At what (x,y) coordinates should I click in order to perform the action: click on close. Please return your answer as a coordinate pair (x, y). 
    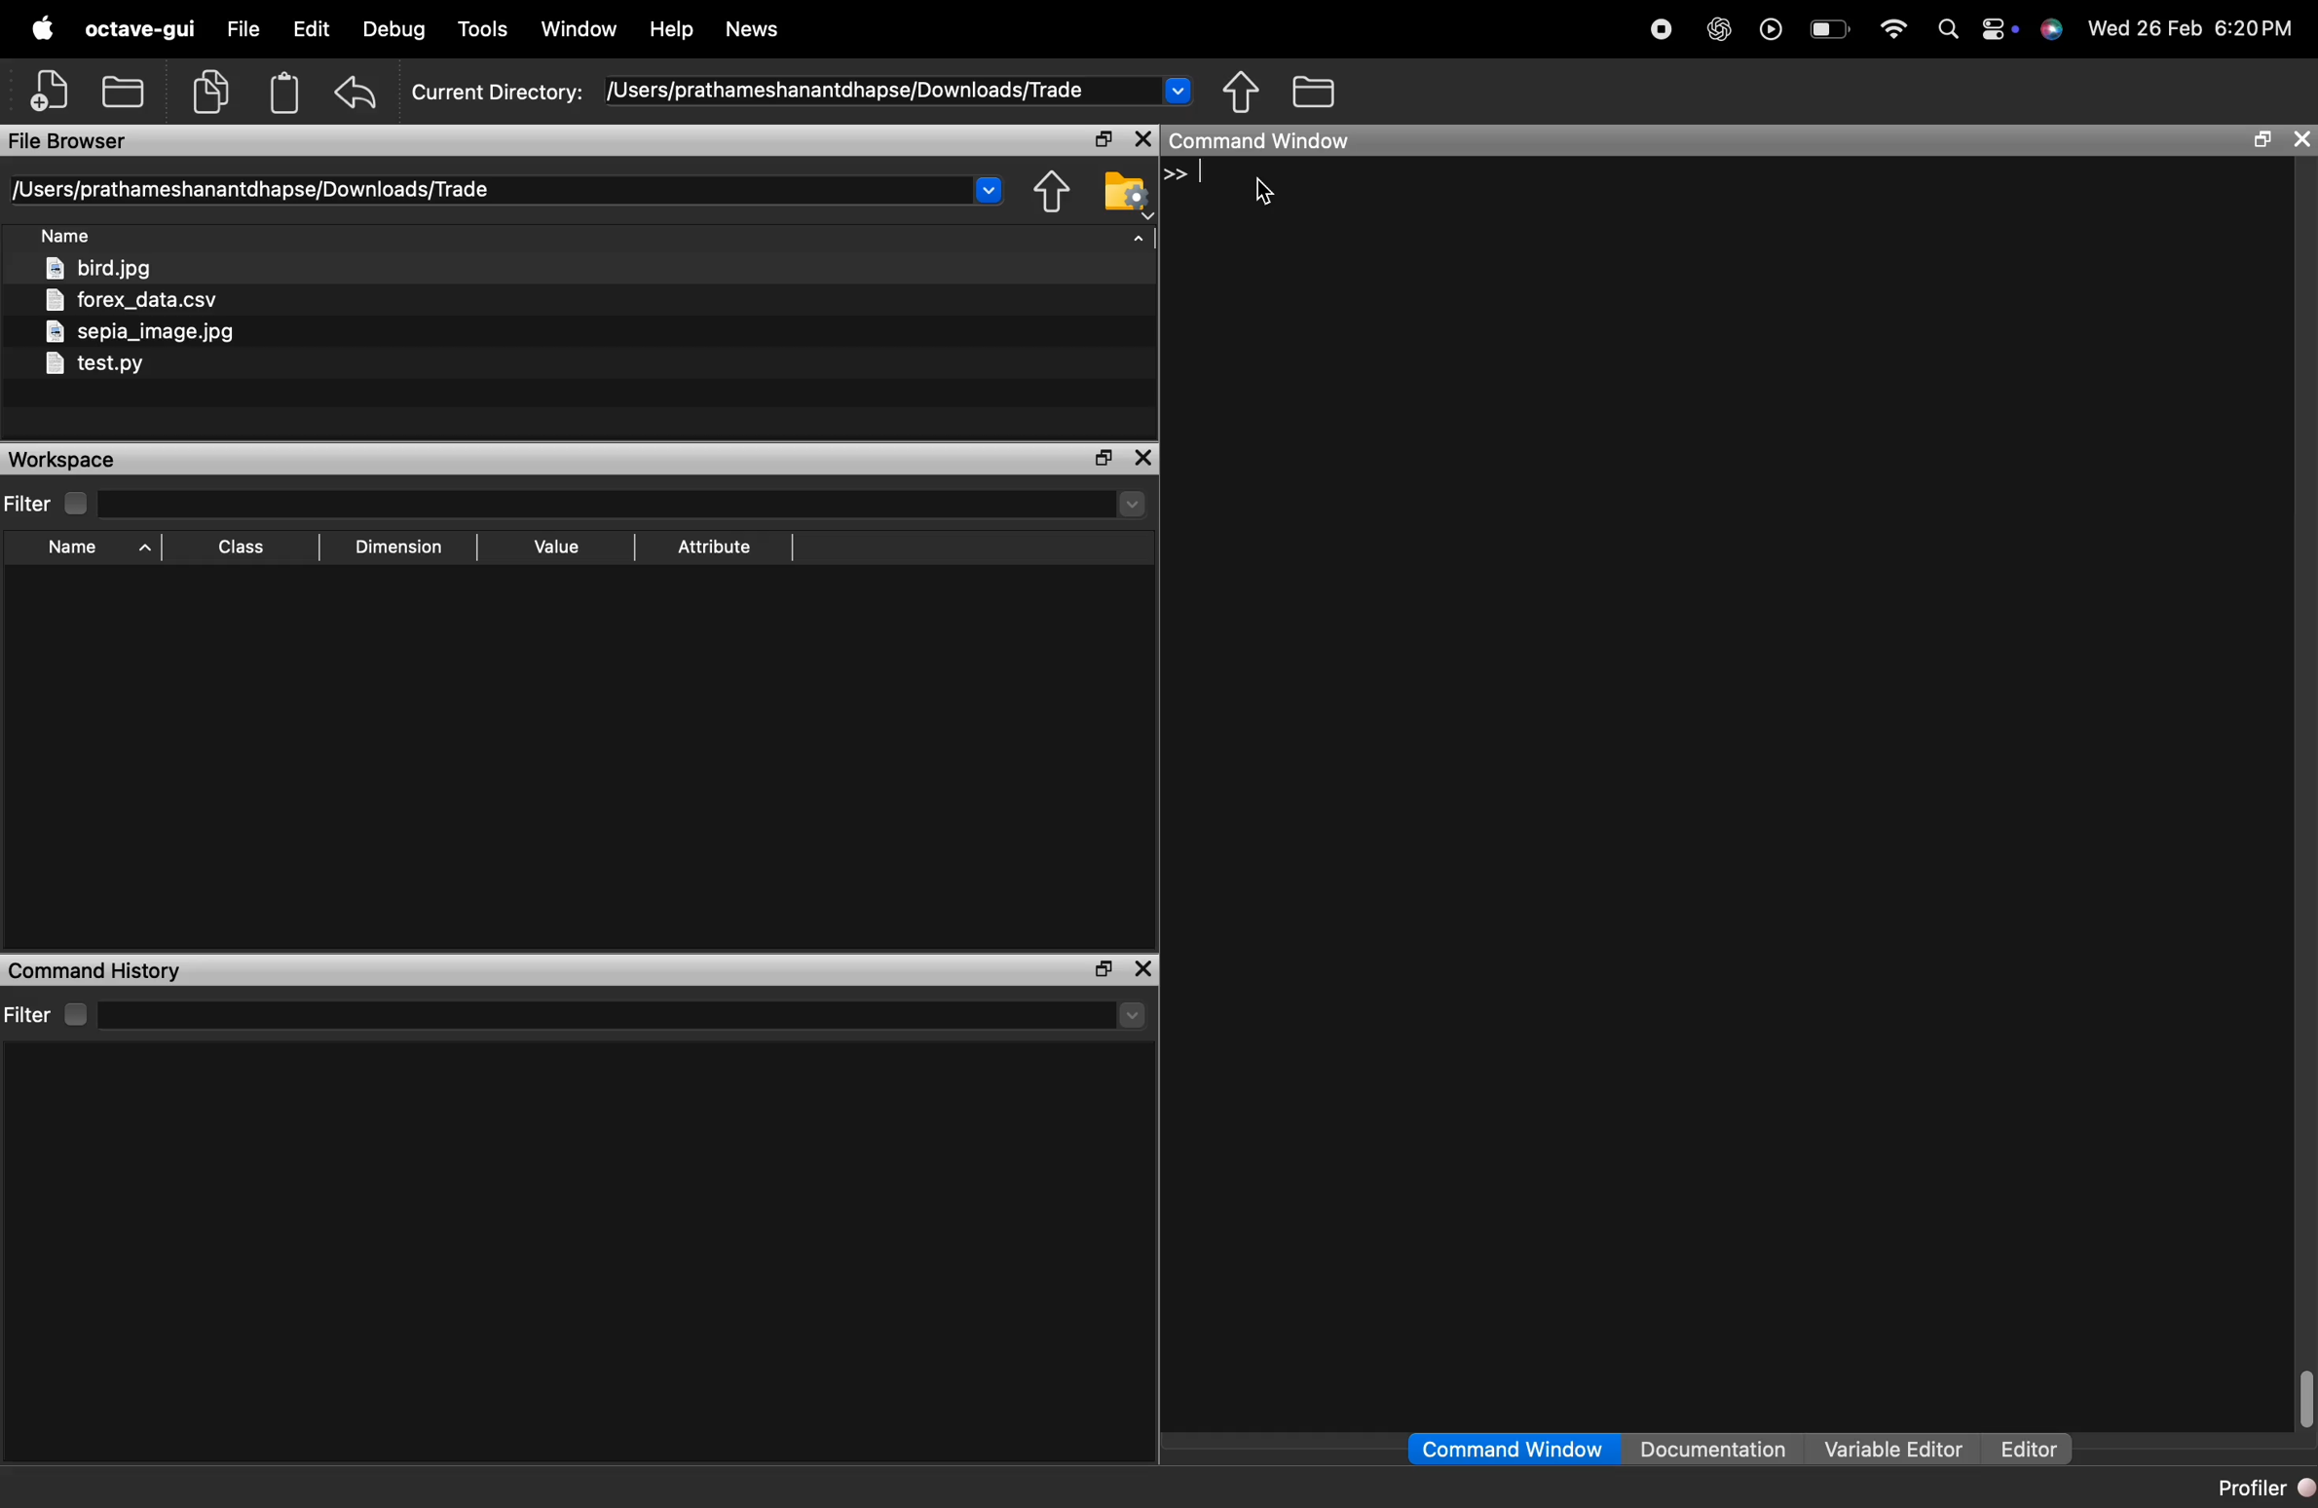
    Looking at the image, I should click on (1144, 458).